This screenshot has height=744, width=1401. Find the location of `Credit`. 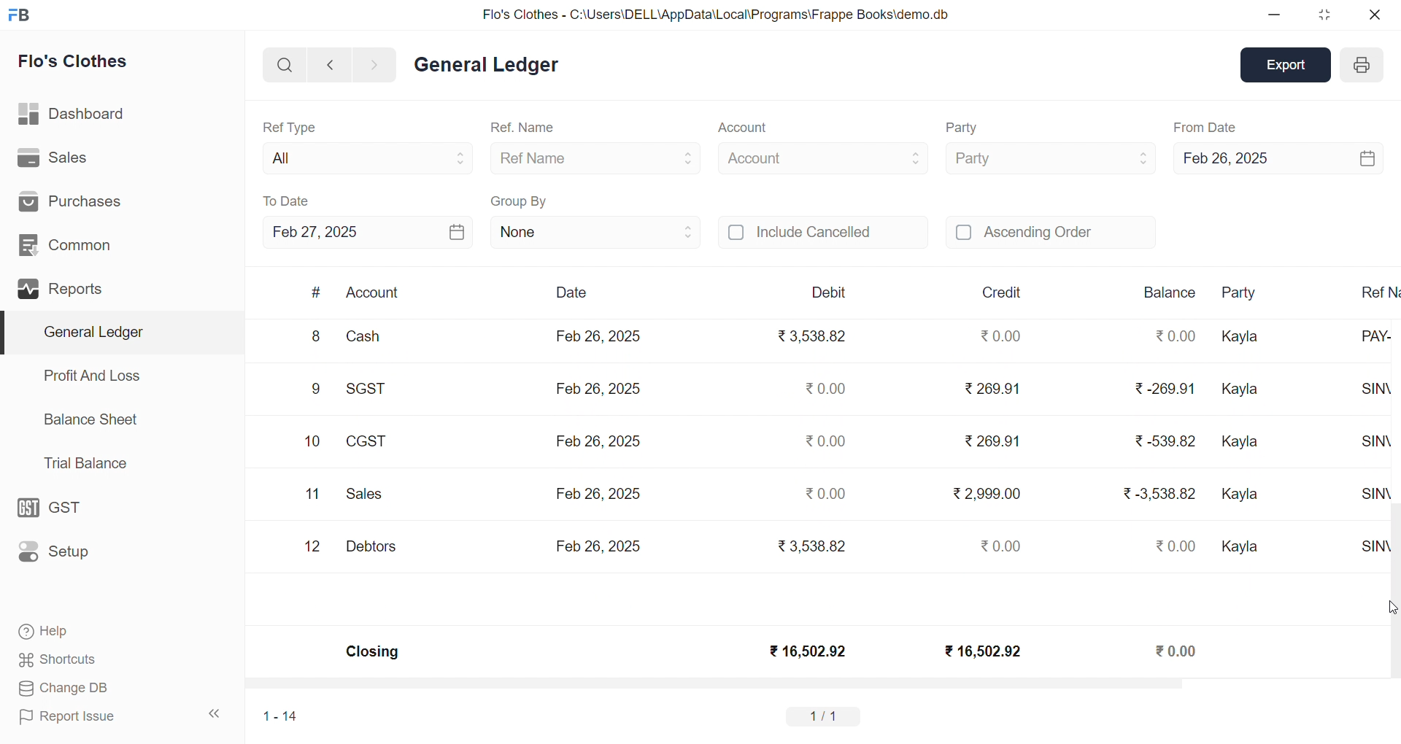

Credit is located at coordinates (1003, 292).